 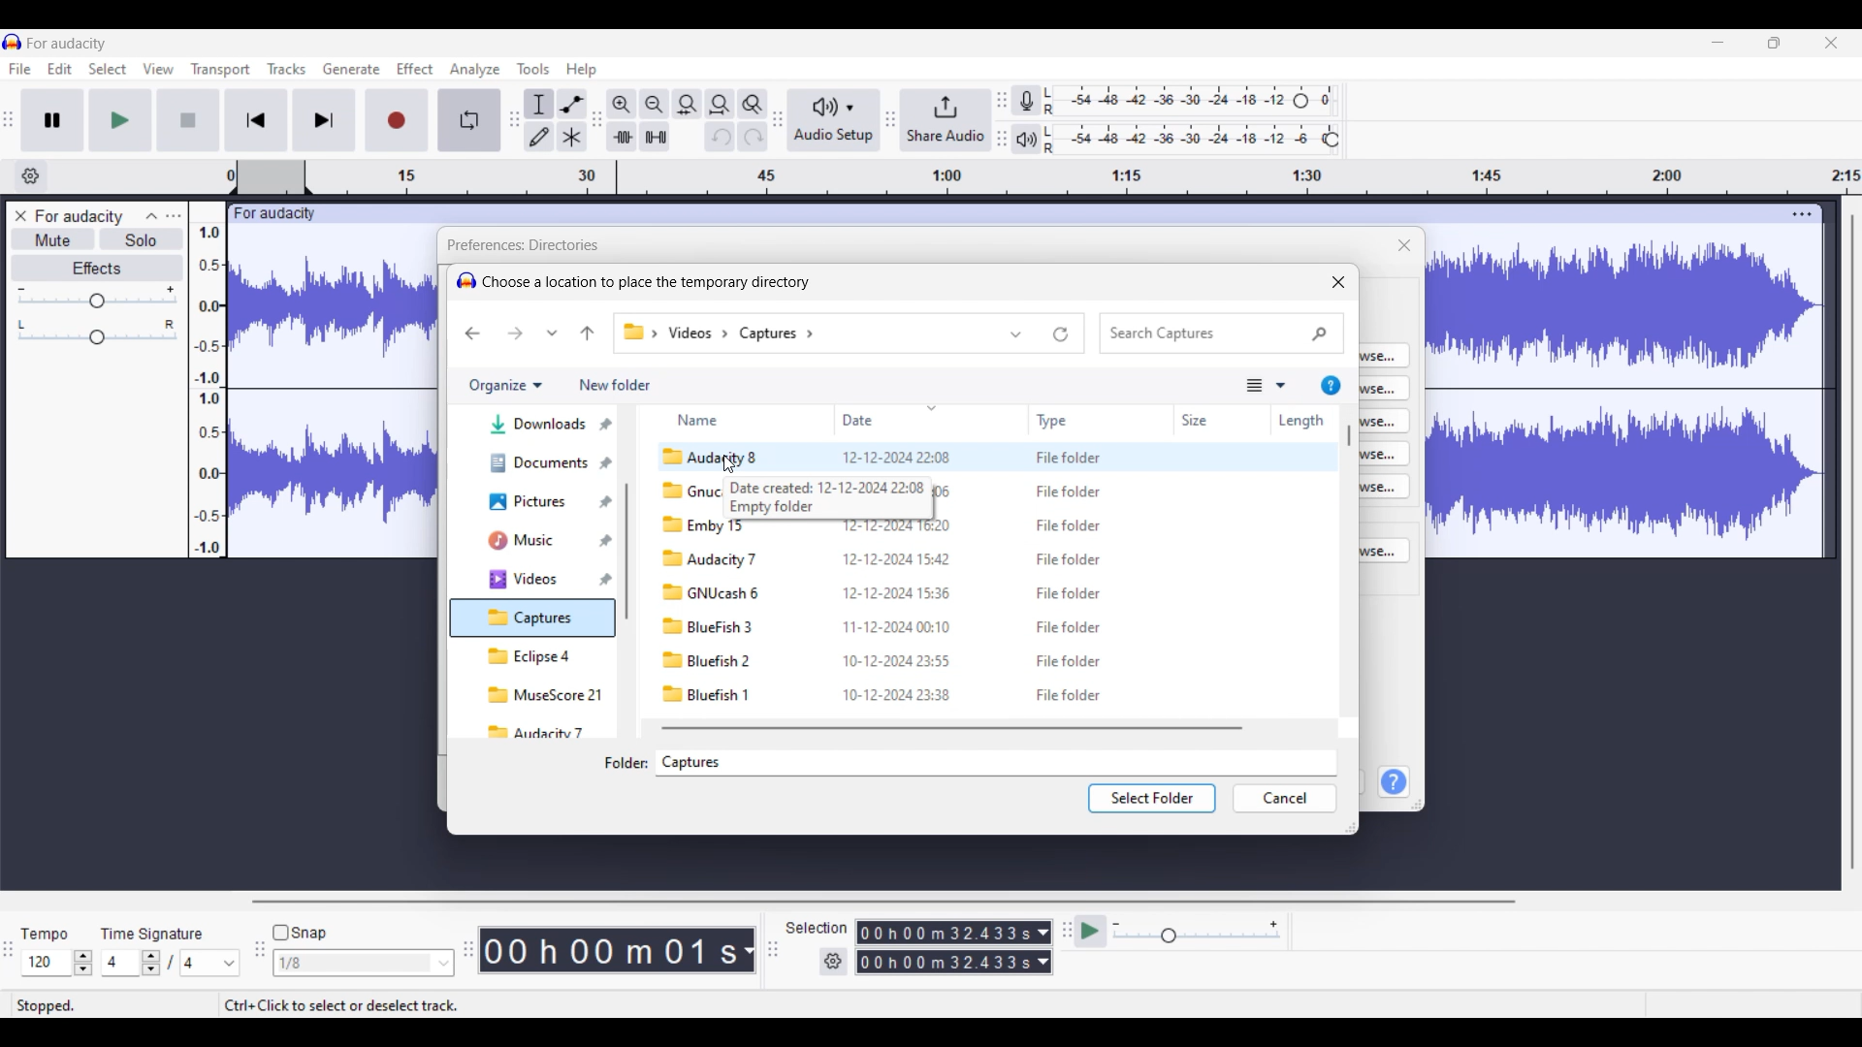 I want to click on Record meter, so click(x=1026, y=100).